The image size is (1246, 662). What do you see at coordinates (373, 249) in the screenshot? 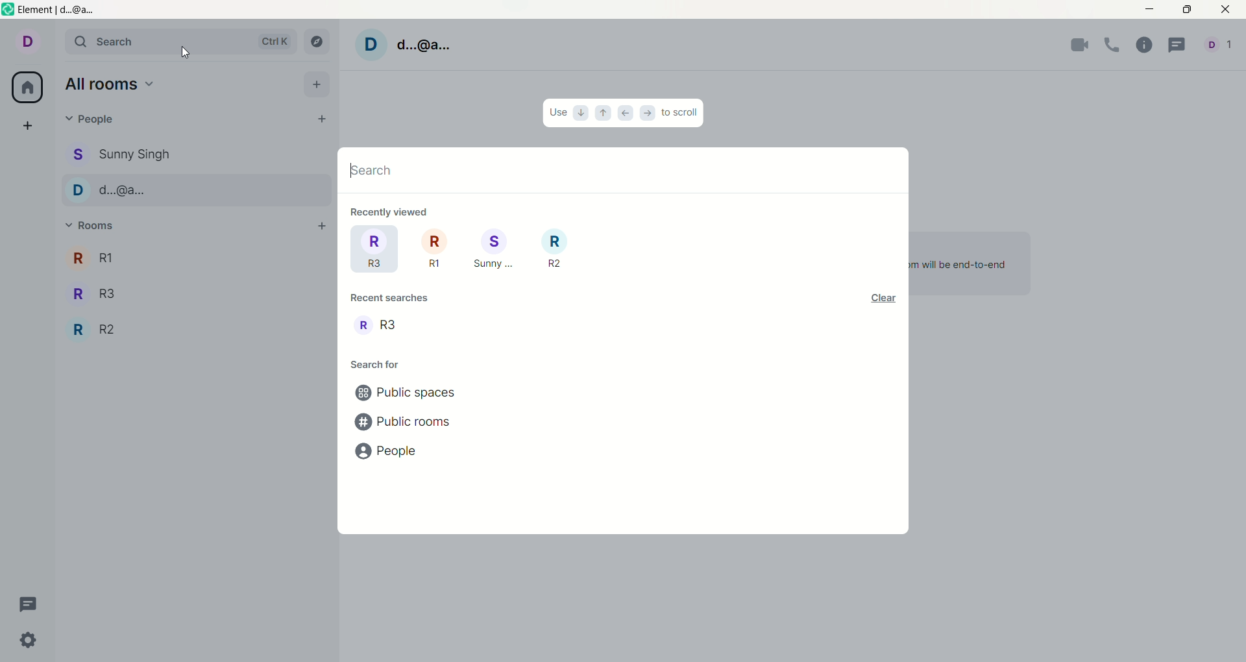
I see `r3` at bounding box center [373, 249].